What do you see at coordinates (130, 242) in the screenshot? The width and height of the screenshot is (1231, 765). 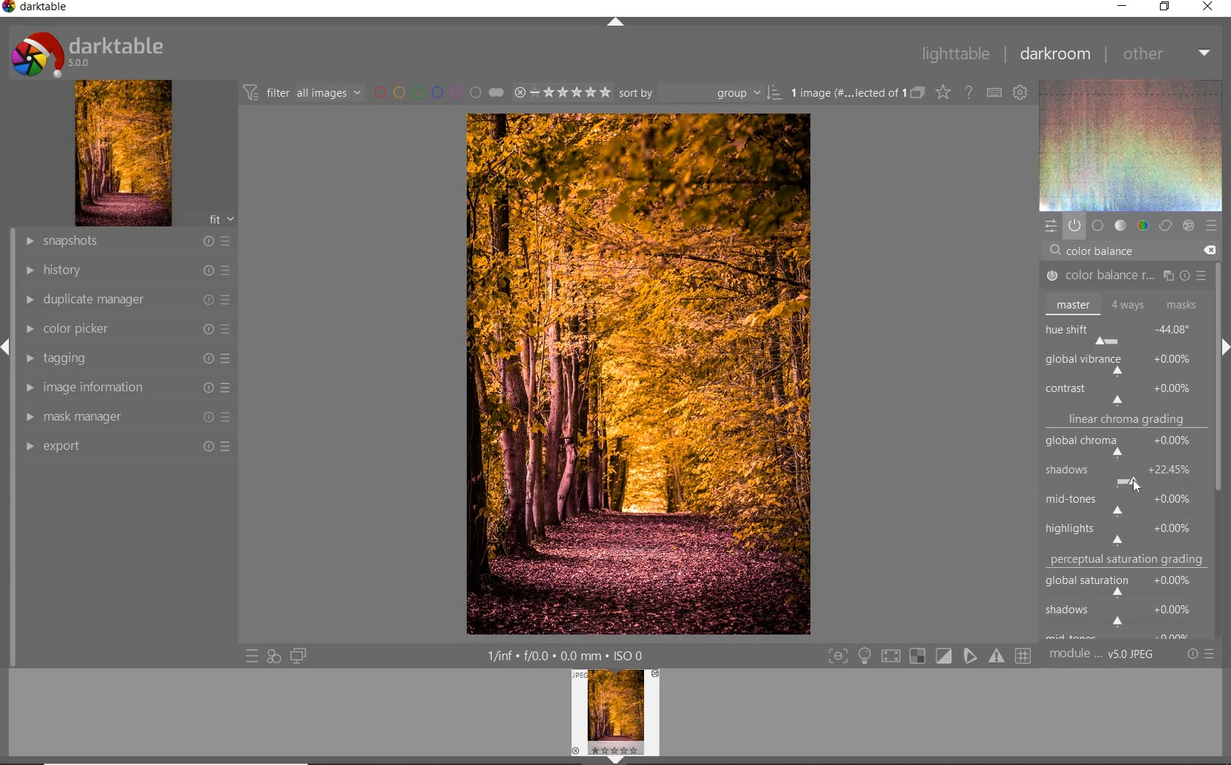 I see `snapshots` at bounding box center [130, 242].